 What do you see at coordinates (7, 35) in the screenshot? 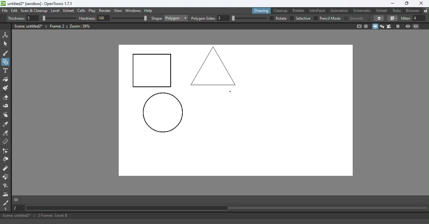
I see `Animate tool` at bounding box center [7, 35].